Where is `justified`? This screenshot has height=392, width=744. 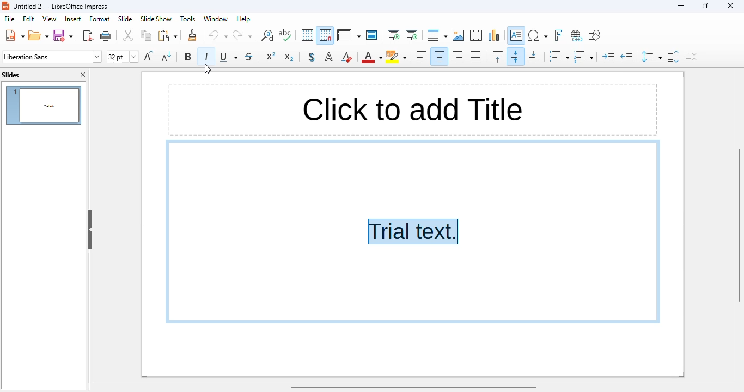
justified is located at coordinates (475, 56).